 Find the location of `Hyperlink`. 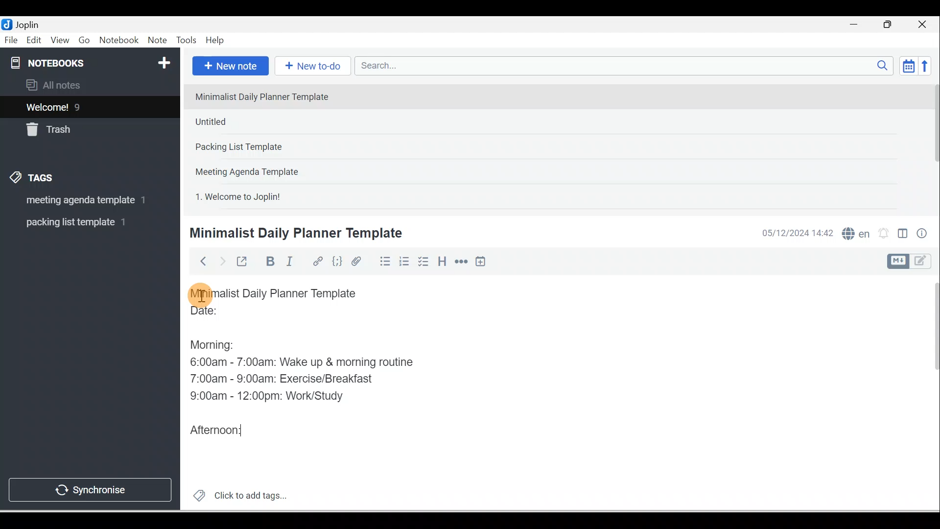

Hyperlink is located at coordinates (317, 262).